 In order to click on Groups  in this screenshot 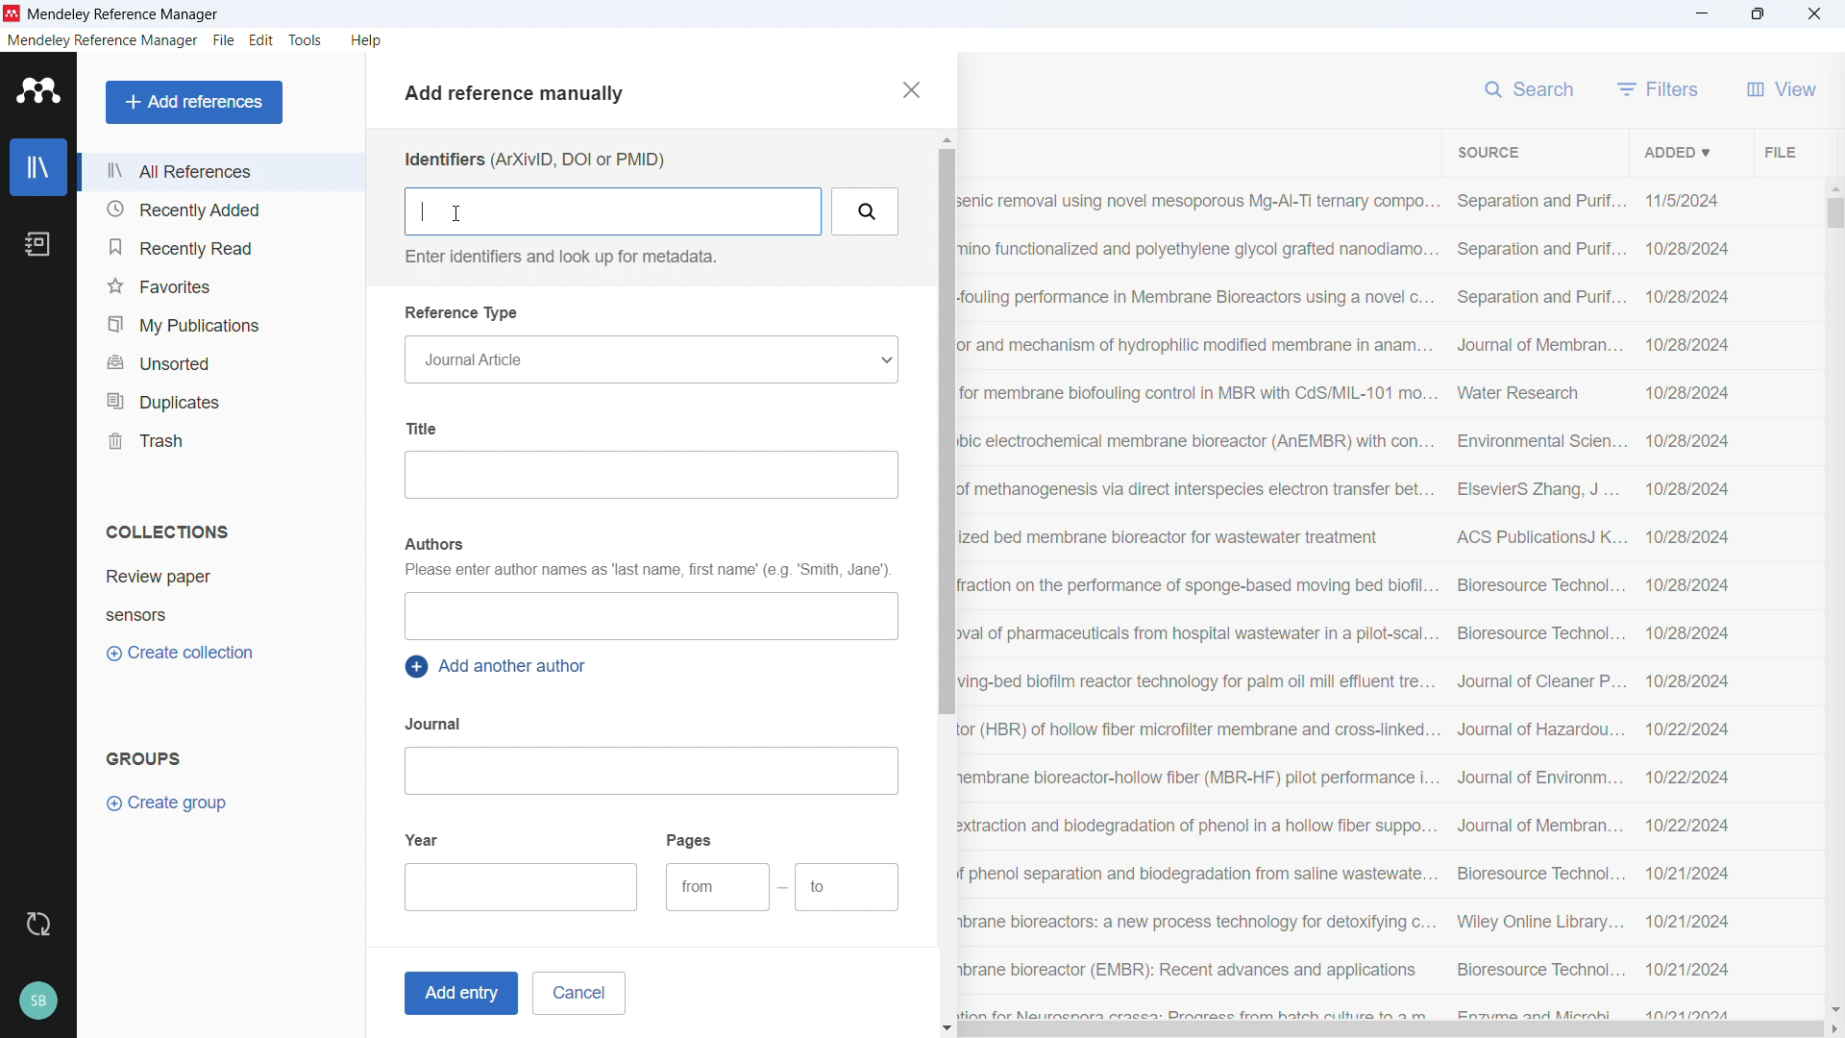, I will do `click(144, 757)`.